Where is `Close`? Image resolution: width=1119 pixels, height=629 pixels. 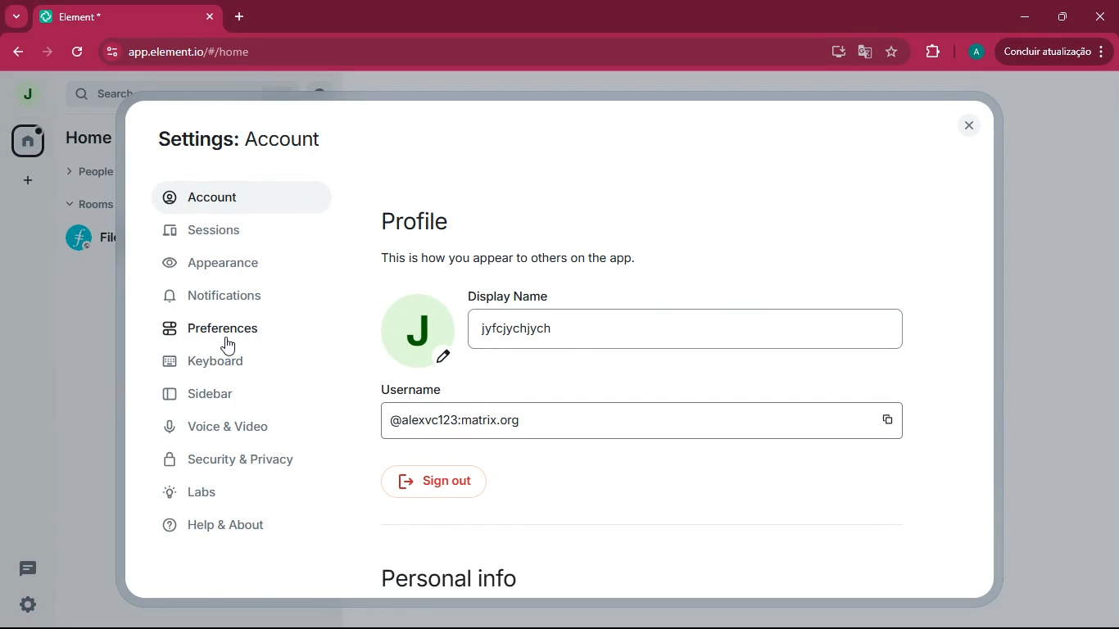
Close is located at coordinates (1101, 16).